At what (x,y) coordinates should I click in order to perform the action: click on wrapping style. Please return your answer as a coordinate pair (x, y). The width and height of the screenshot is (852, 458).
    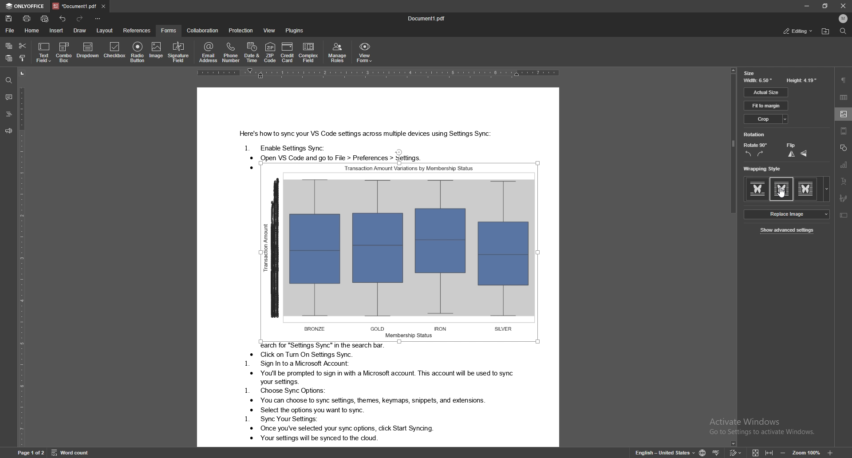
    Looking at the image, I should click on (764, 168).